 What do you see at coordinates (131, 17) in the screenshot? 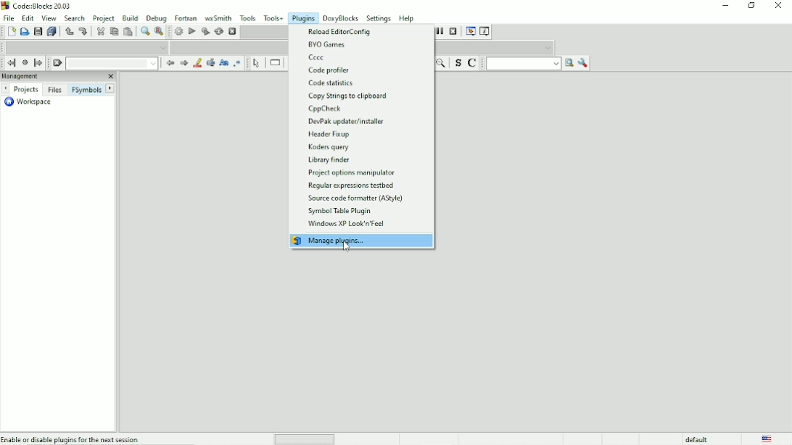
I see `Build` at bounding box center [131, 17].